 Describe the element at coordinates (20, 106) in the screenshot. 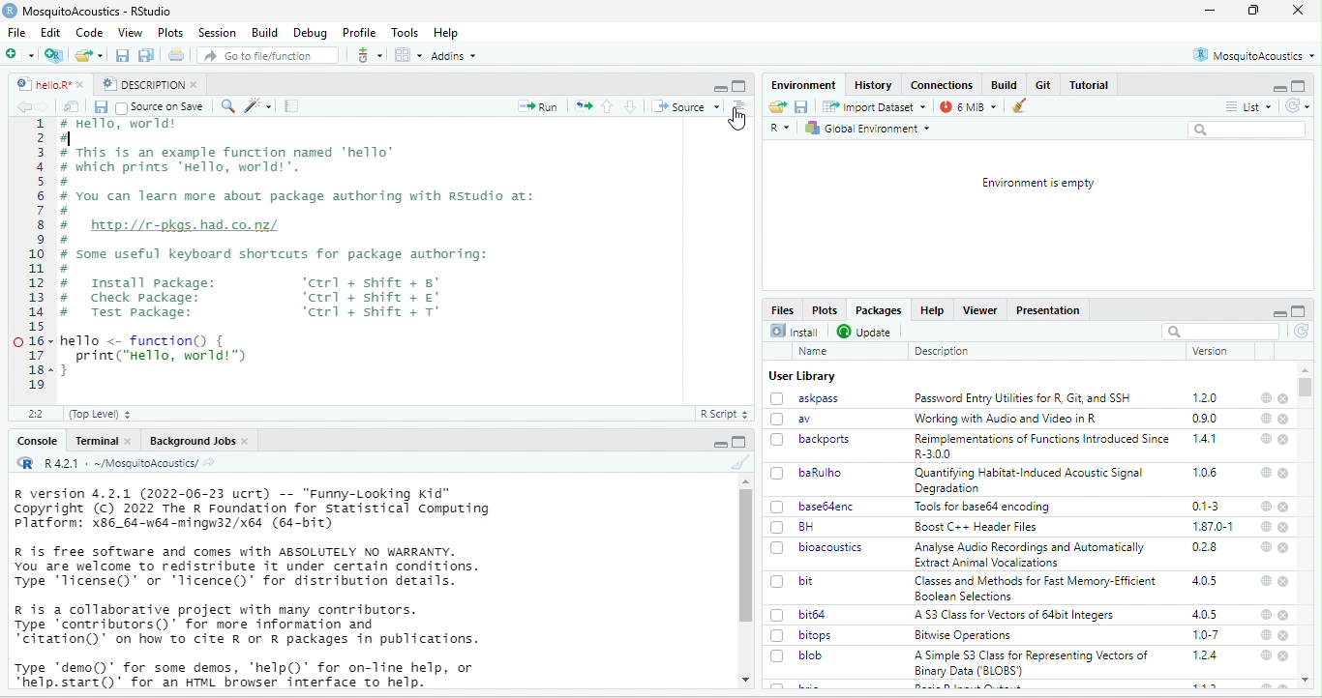

I see `backward` at that location.